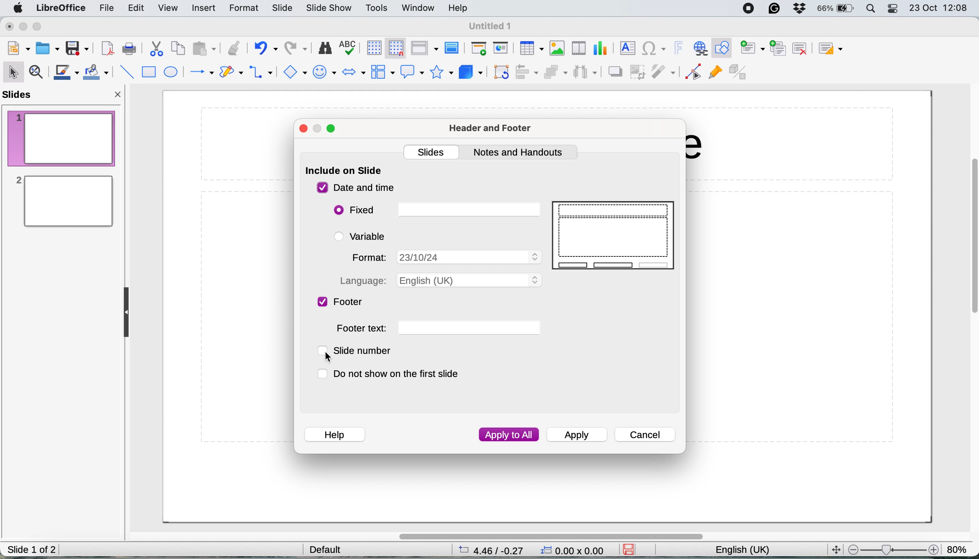 The height and width of the screenshot is (559, 979). What do you see at coordinates (325, 48) in the screenshot?
I see `find and replace` at bounding box center [325, 48].